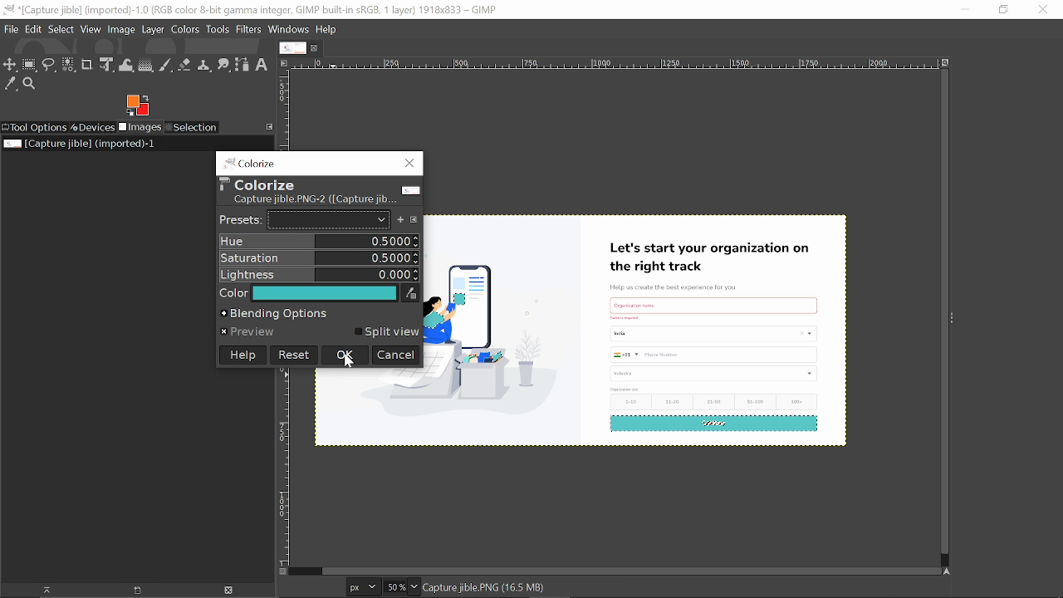  Describe the element at coordinates (11, 85) in the screenshot. I see `Color picker tool` at that location.